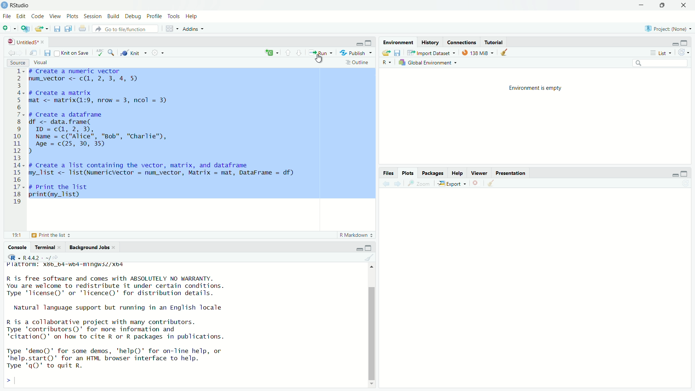 This screenshot has height=391, width=695. Describe the element at coordinates (409, 173) in the screenshot. I see `Plots` at that location.